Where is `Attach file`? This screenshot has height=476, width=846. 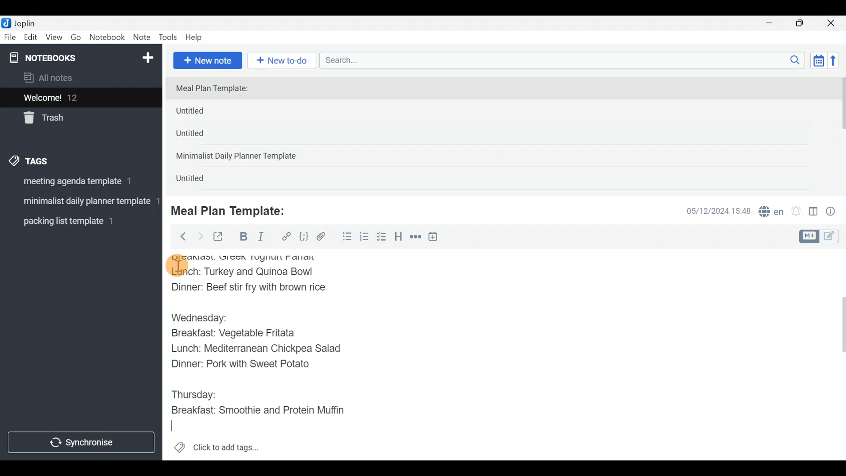 Attach file is located at coordinates (324, 238).